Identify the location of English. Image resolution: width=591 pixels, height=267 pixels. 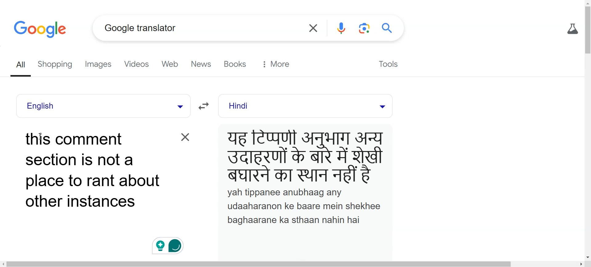
(88, 106).